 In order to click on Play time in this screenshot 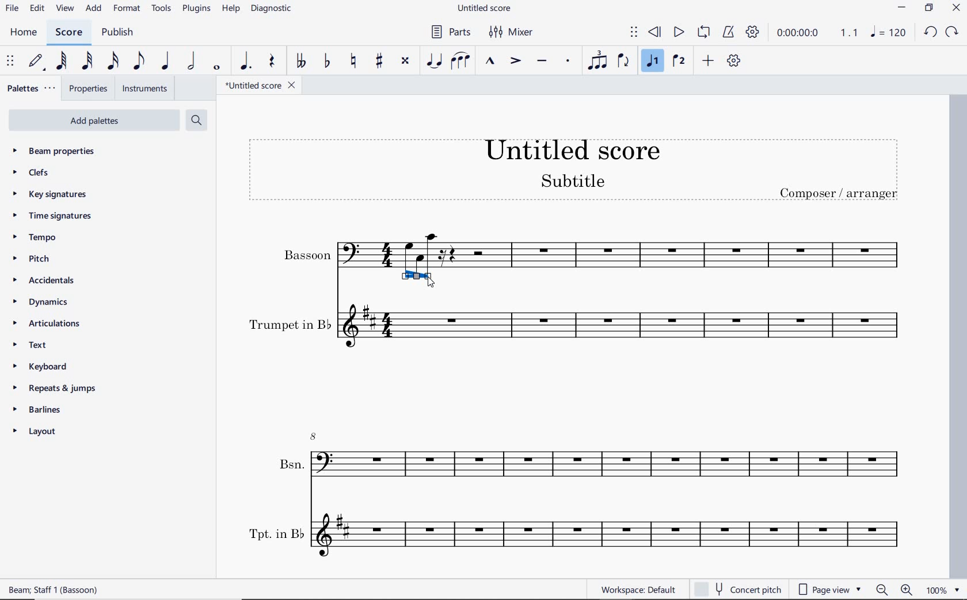, I will do `click(817, 32)`.